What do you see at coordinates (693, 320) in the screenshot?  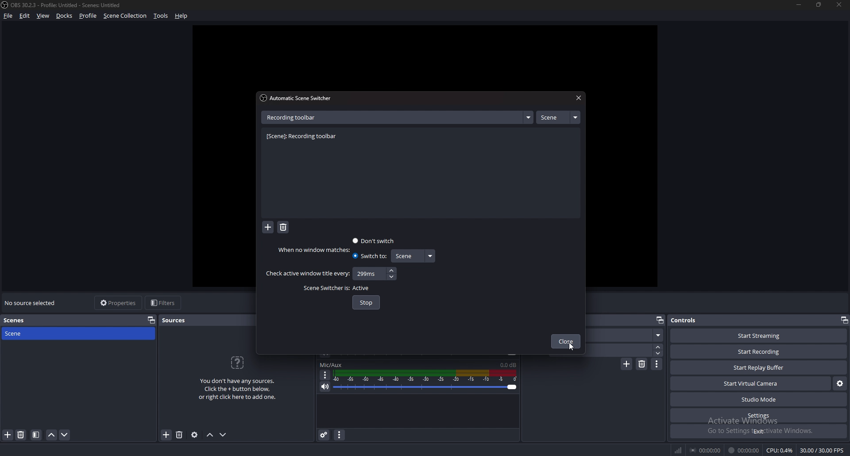 I see `controls` at bounding box center [693, 320].